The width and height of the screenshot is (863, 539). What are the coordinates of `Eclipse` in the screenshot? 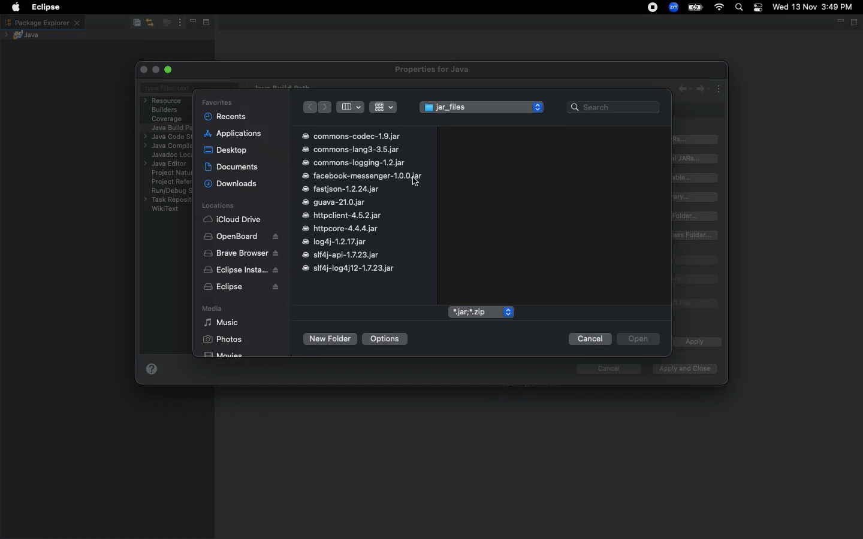 It's located at (242, 288).